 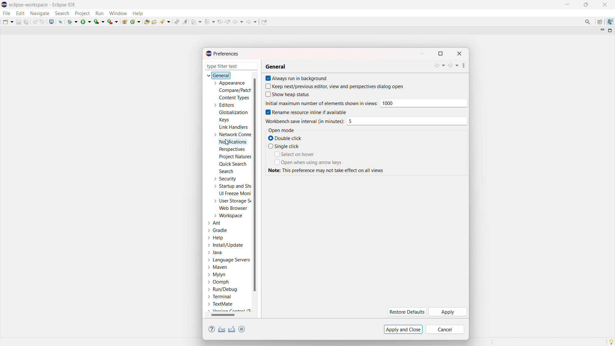 I want to click on open mode, so click(x=281, y=130).